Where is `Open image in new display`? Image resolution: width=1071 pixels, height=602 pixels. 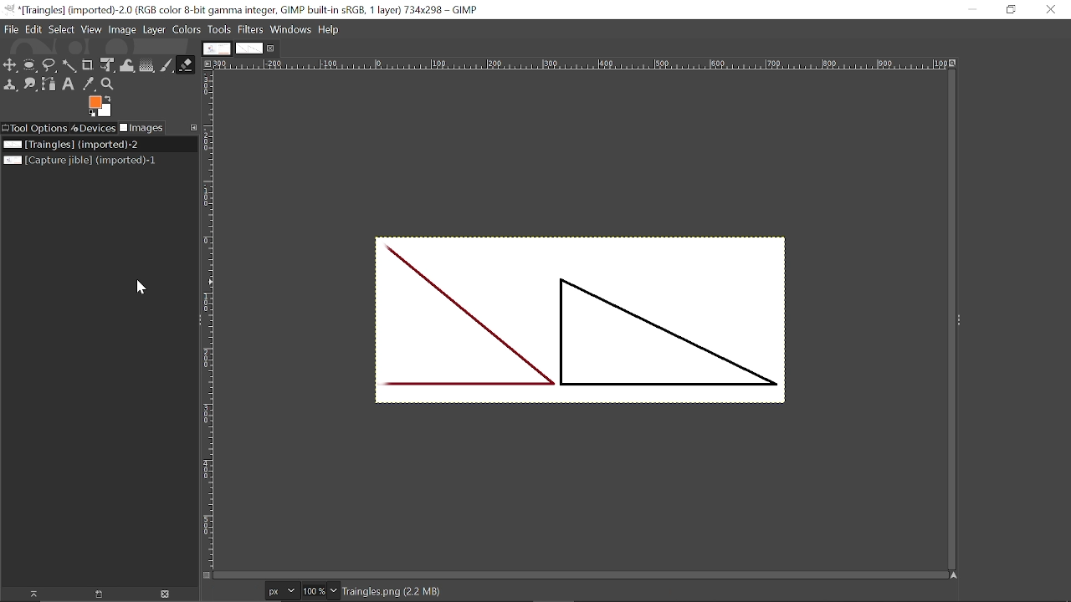 Open image in new display is located at coordinates (96, 594).